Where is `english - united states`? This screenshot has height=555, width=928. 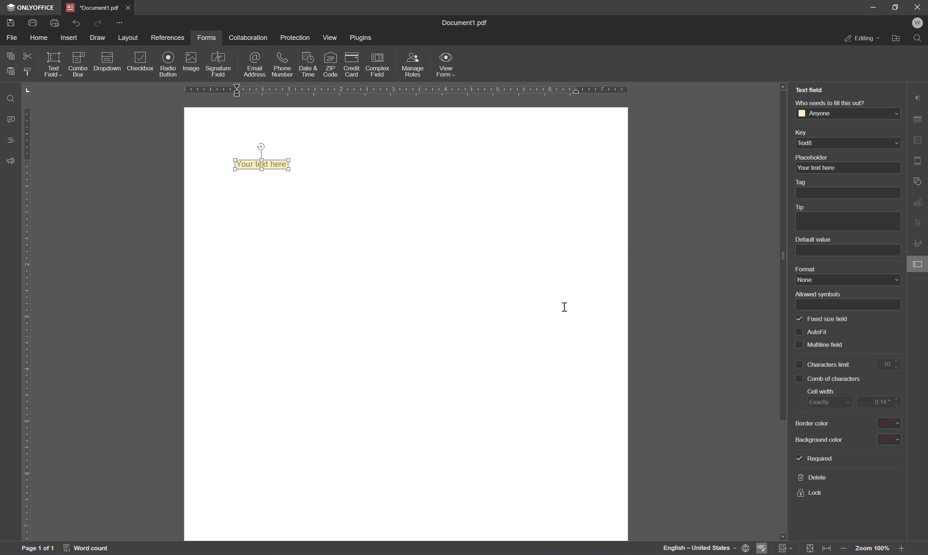
english - united states is located at coordinates (699, 549).